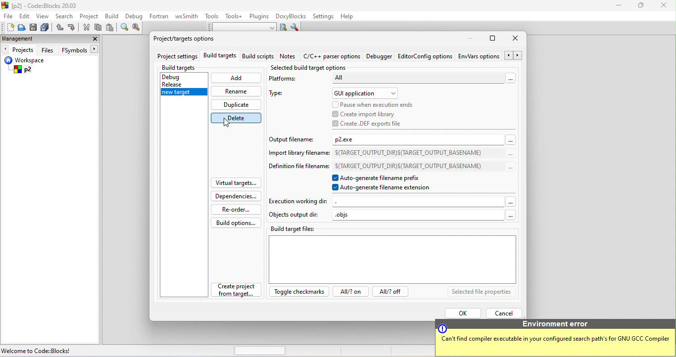 This screenshot has height=357, width=676. Describe the element at coordinates (489, 57) in the screenshot. I see `env option` at that location.